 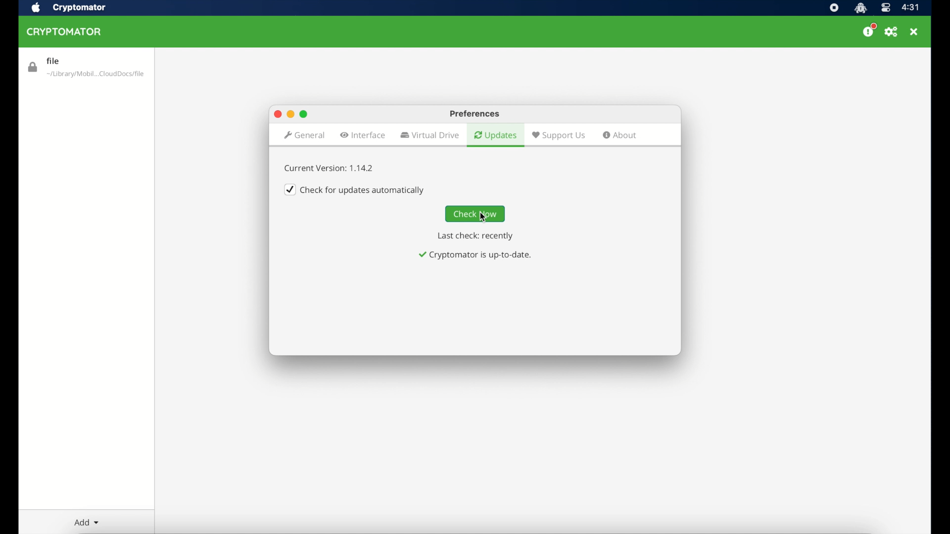 What do you see at coordinates (620, 135) in the screenshot?
I see `about` at bounding box center [620, 135].